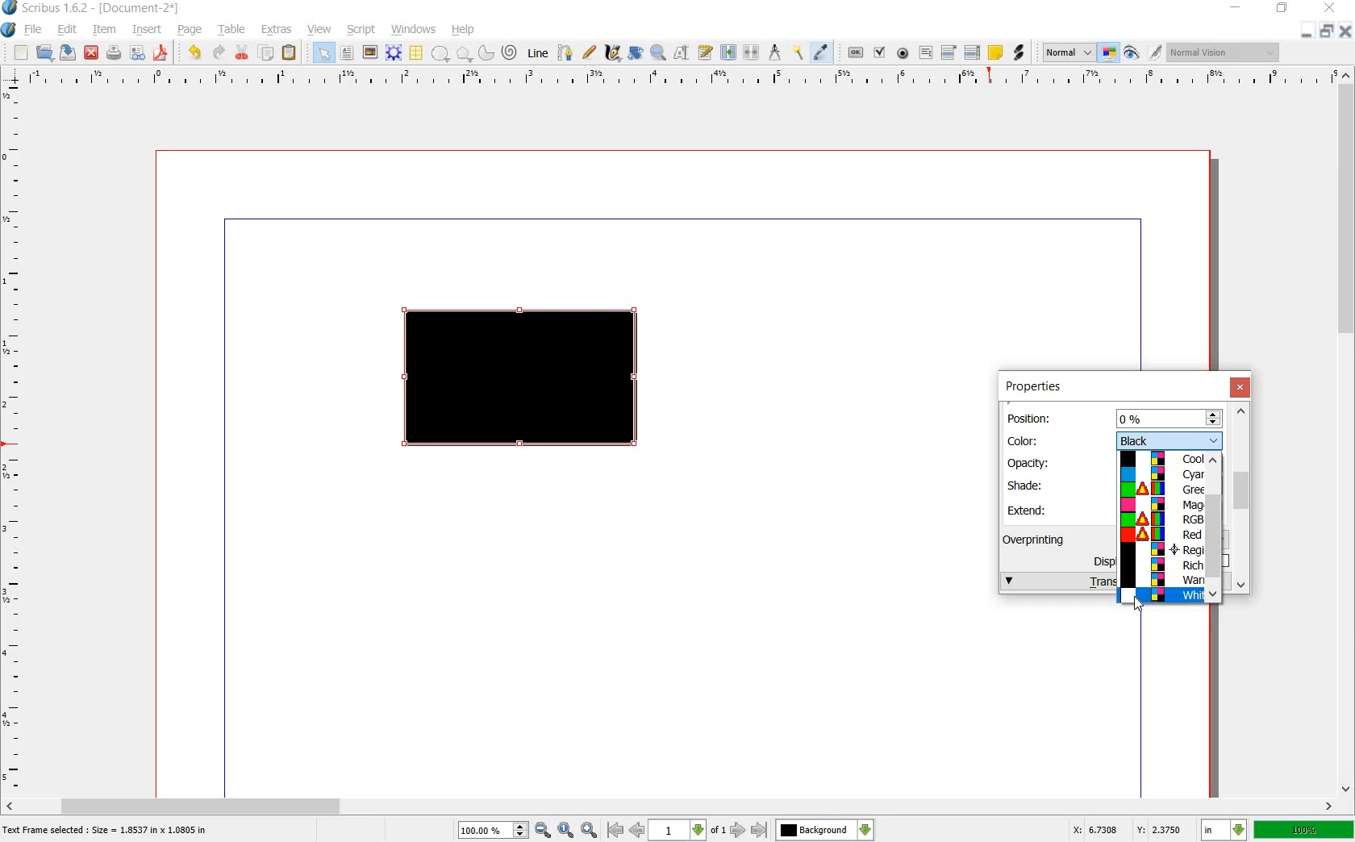 The height and width of the screenshot is (842, 1355). Describe the element at coordinates (612, 52) in the screenshot. I see `calligraphic line` at that location.